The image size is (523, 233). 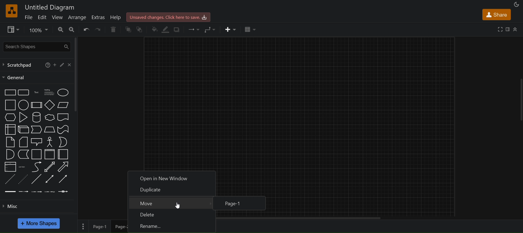 What do you see at coordinates (63, 117) in the screenshot?
I see `document` at bounding box center [63, 117].